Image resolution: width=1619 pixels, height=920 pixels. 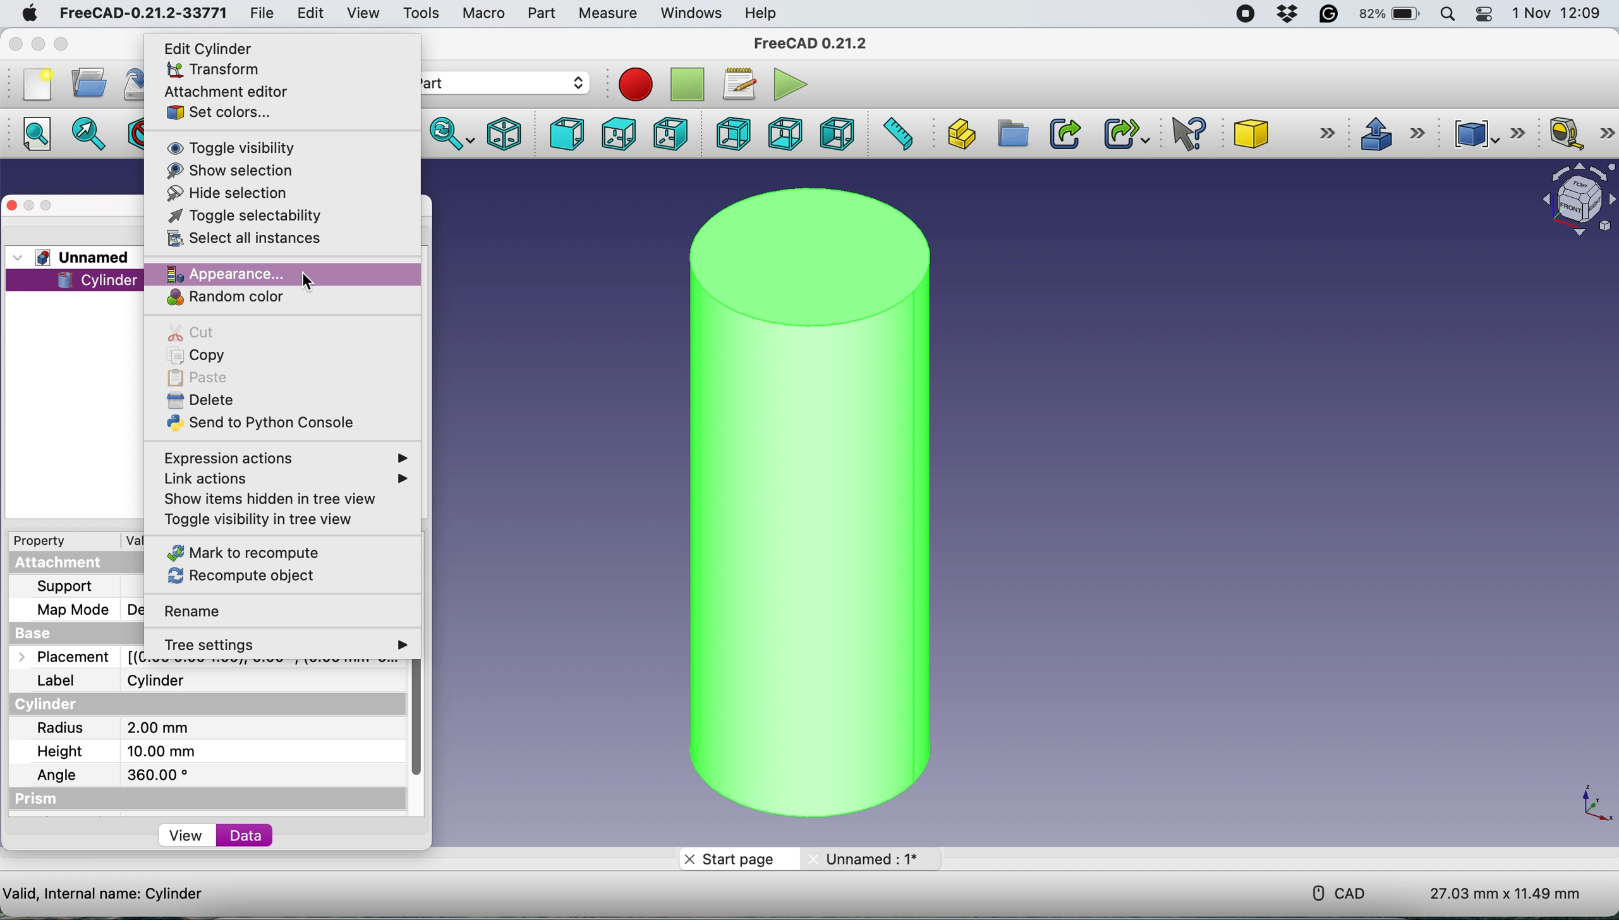 What do you see at coordinates (244, 835) in the screenshot?
I see `data` at bounding box center [244, 835].